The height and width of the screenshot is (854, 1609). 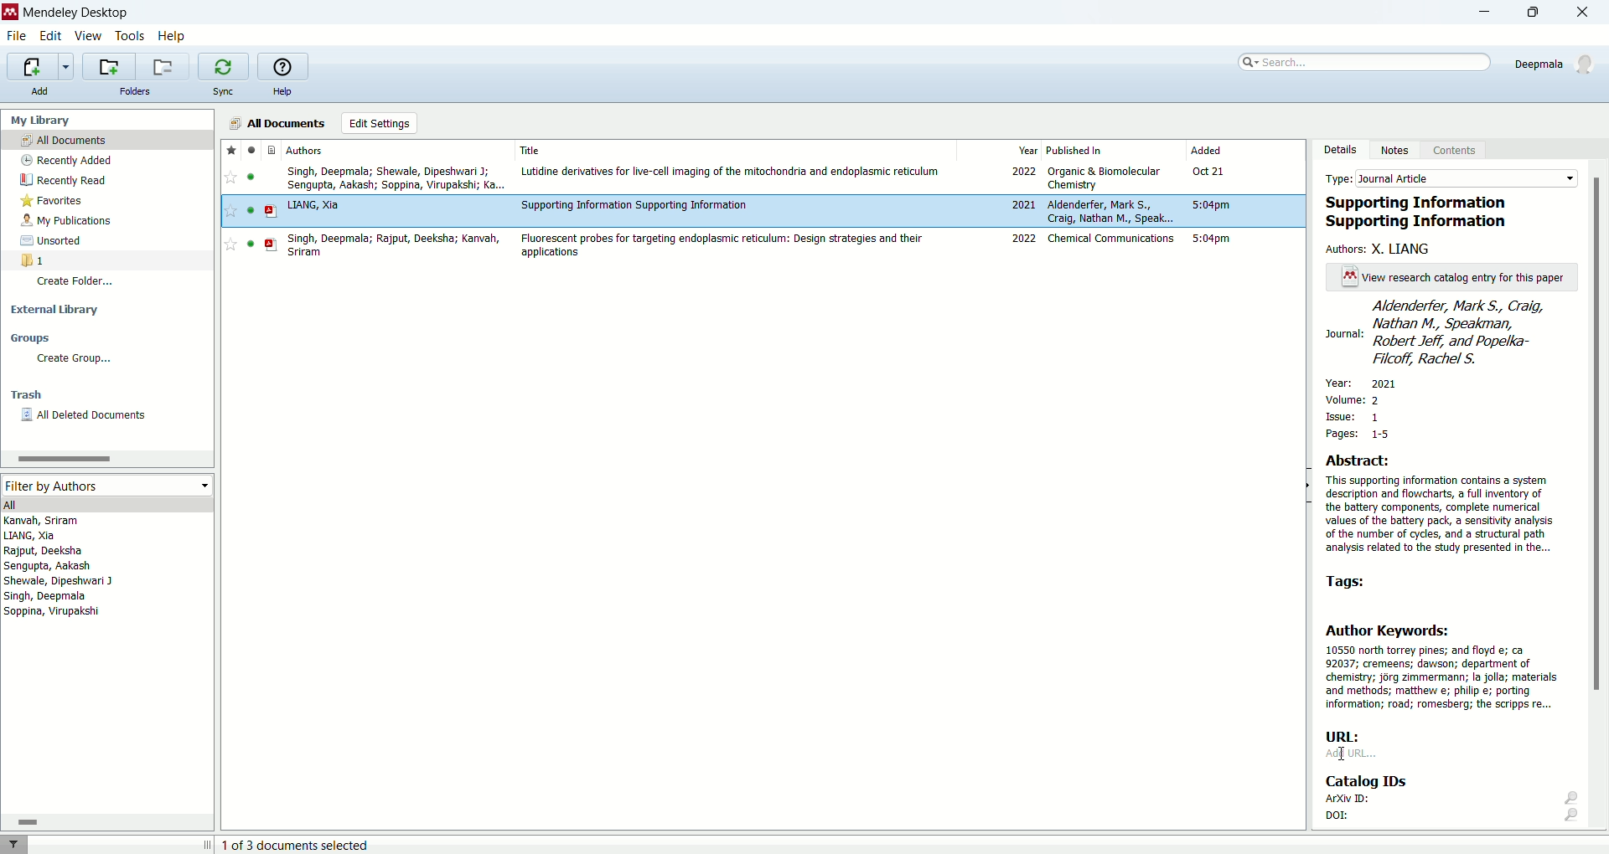 I want to click on import, so click(x=41, y=65).